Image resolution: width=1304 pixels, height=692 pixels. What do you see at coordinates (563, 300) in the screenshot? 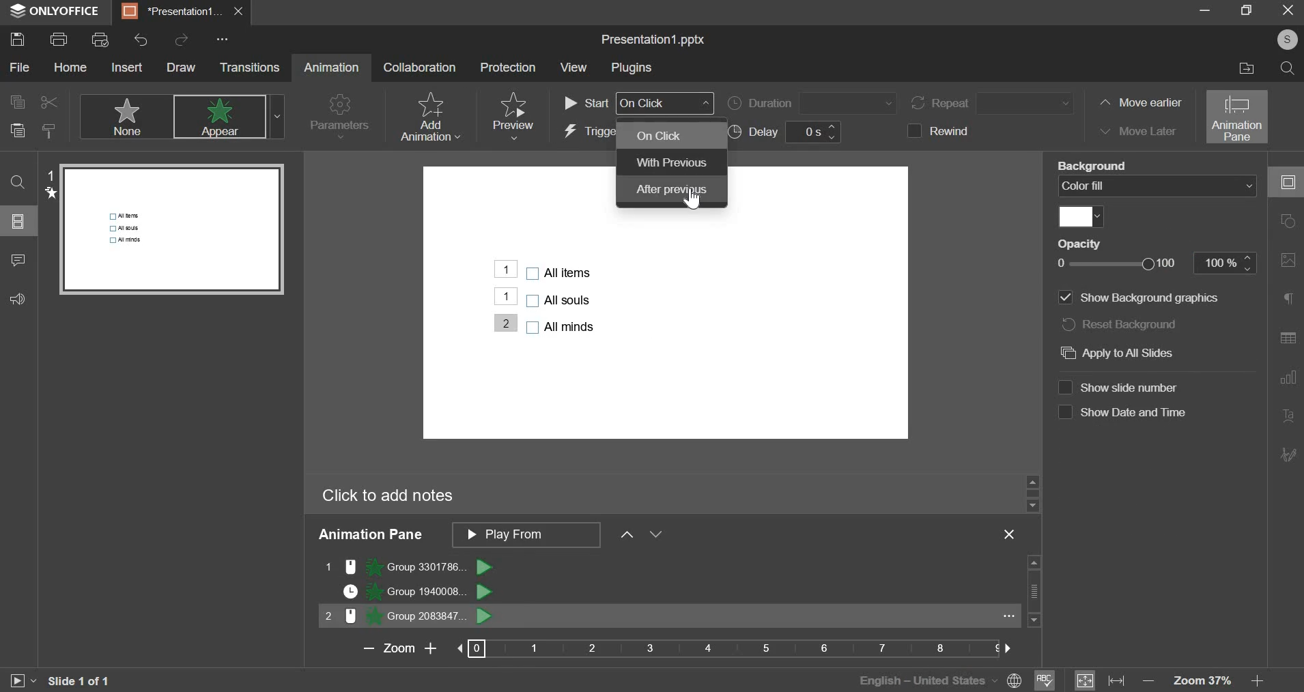
I see `bullet points` at bounding box center [563, 300].